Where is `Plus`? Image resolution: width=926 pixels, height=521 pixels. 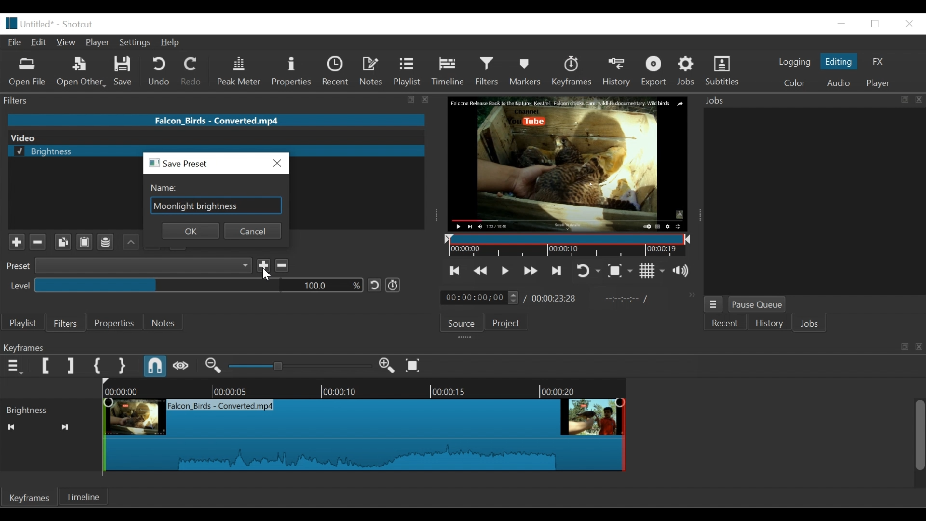
Plus is located at coordinates (13, 240).